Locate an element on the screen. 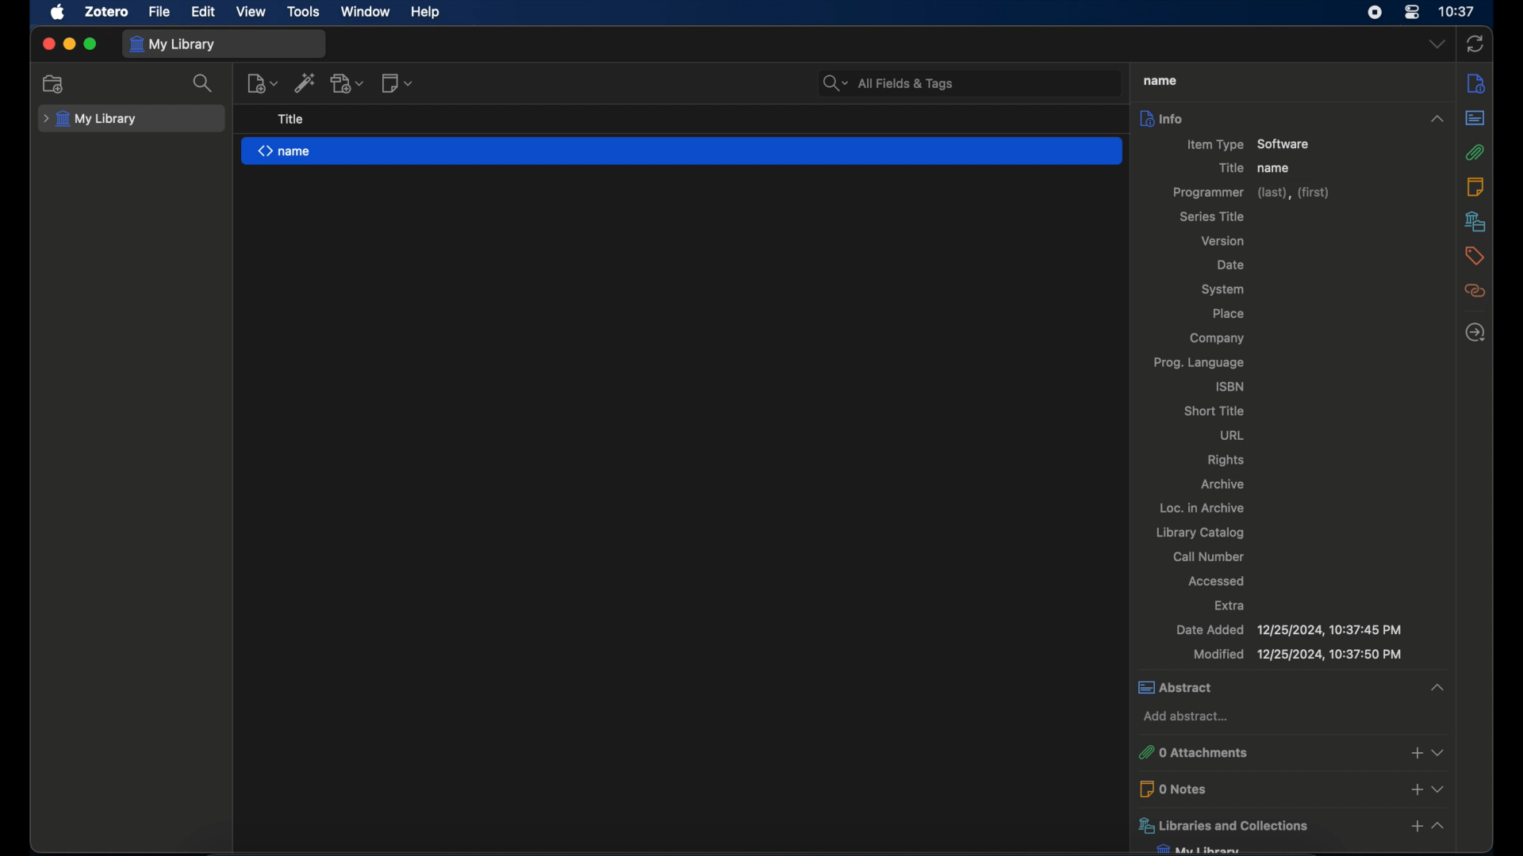 The image size is (1523, 856). loc. in archive is located at coordinates (1203, 507).